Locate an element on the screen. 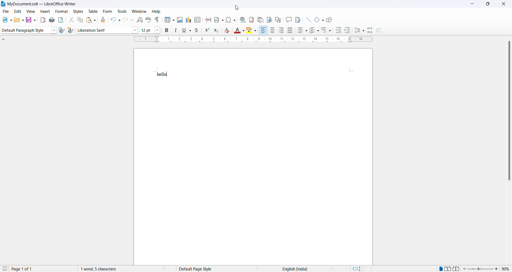 This screenshot has width=512, height=272. Justify is located at coordinates (290, 31).